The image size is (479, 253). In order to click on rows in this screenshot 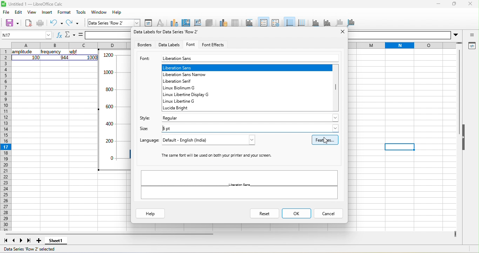, I will do `click(5, 140)`.